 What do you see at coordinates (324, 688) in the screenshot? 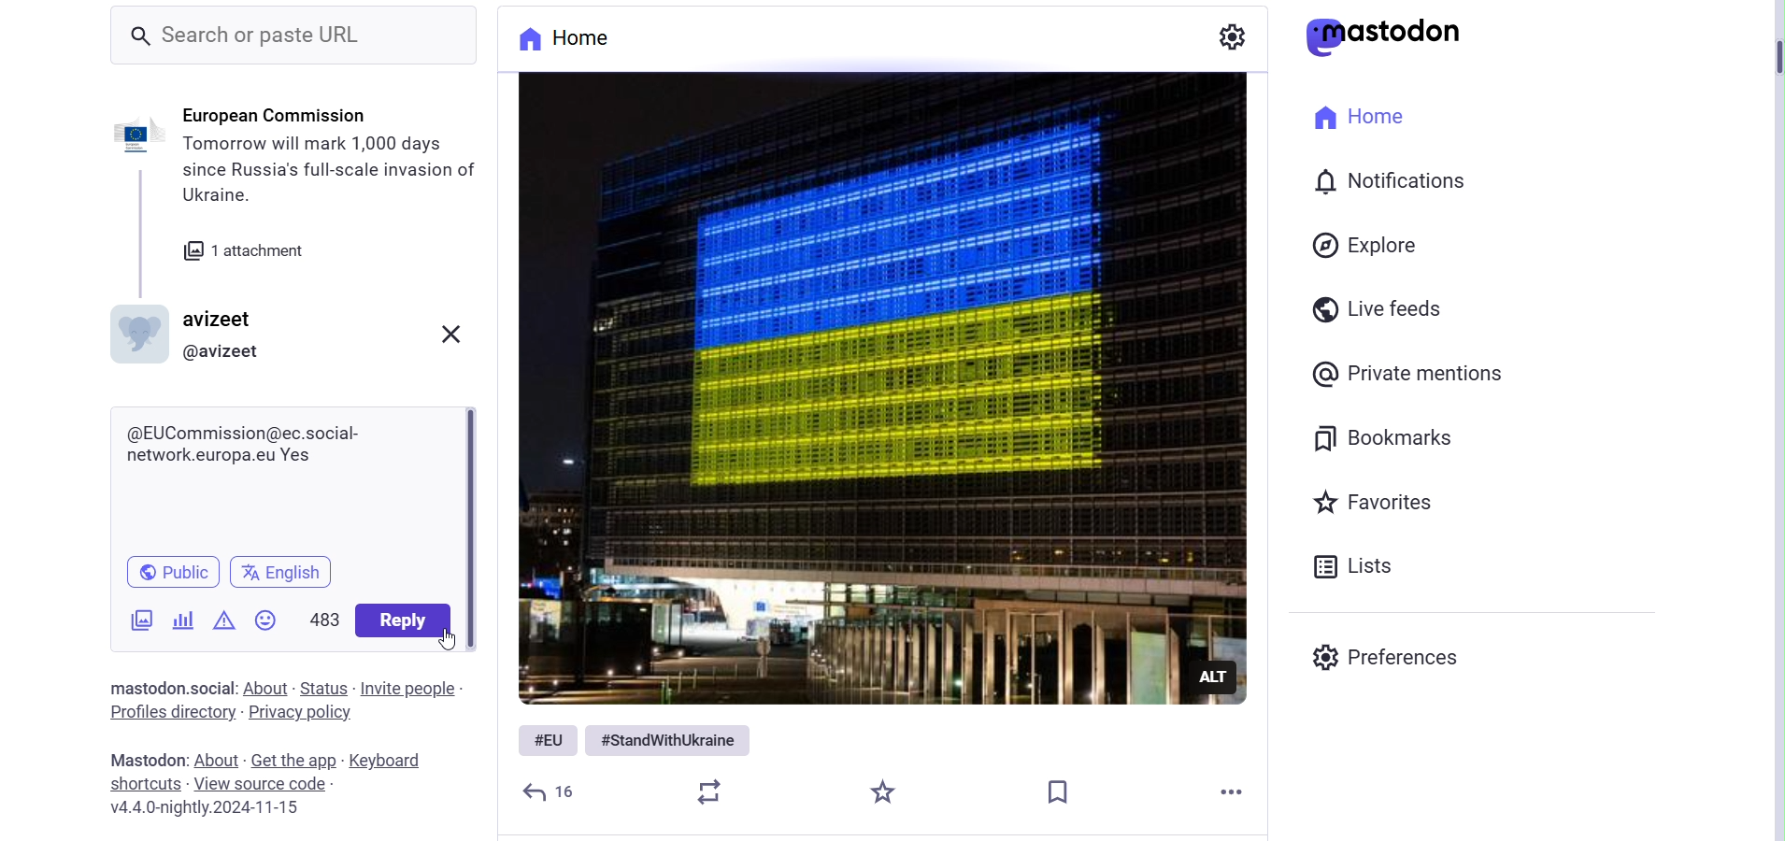
I see `Status` at bounding box center [324, 688].